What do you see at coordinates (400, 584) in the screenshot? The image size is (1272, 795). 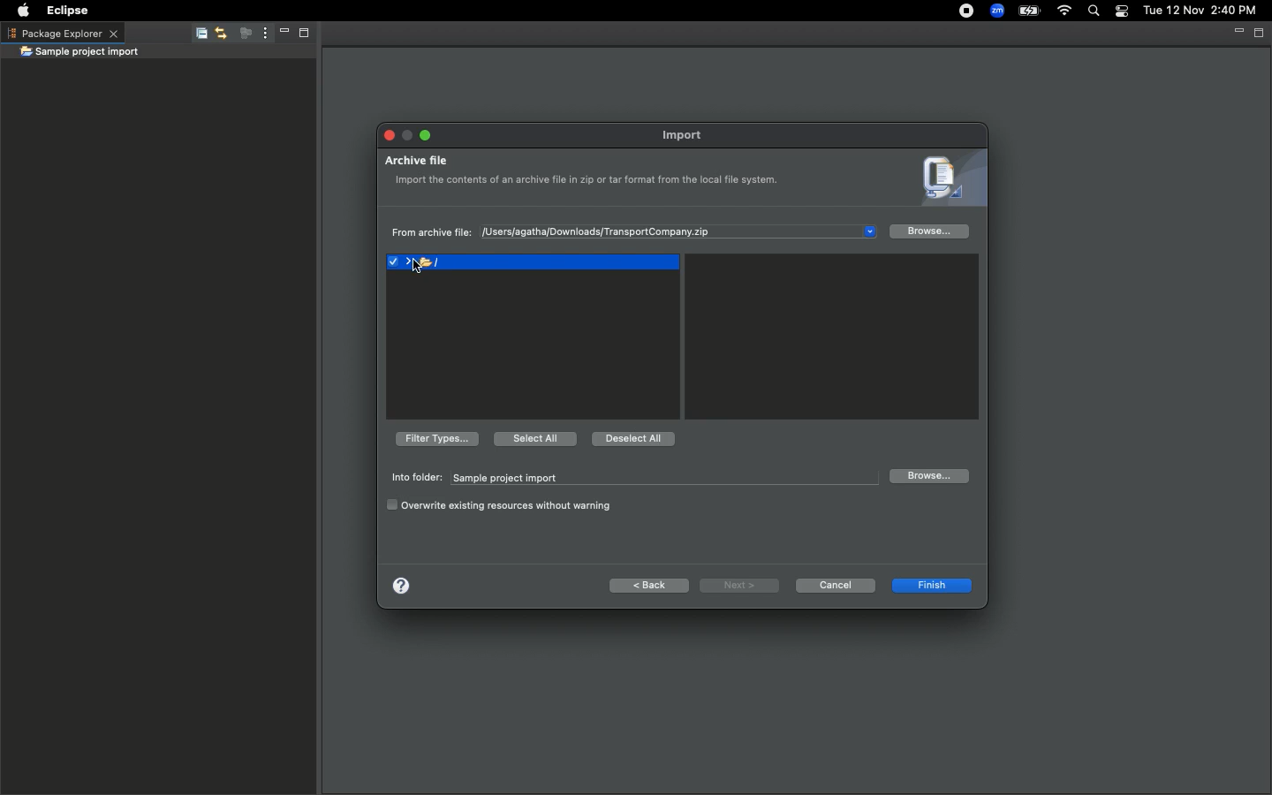 I see `Help` at bounding box center [400, 584].